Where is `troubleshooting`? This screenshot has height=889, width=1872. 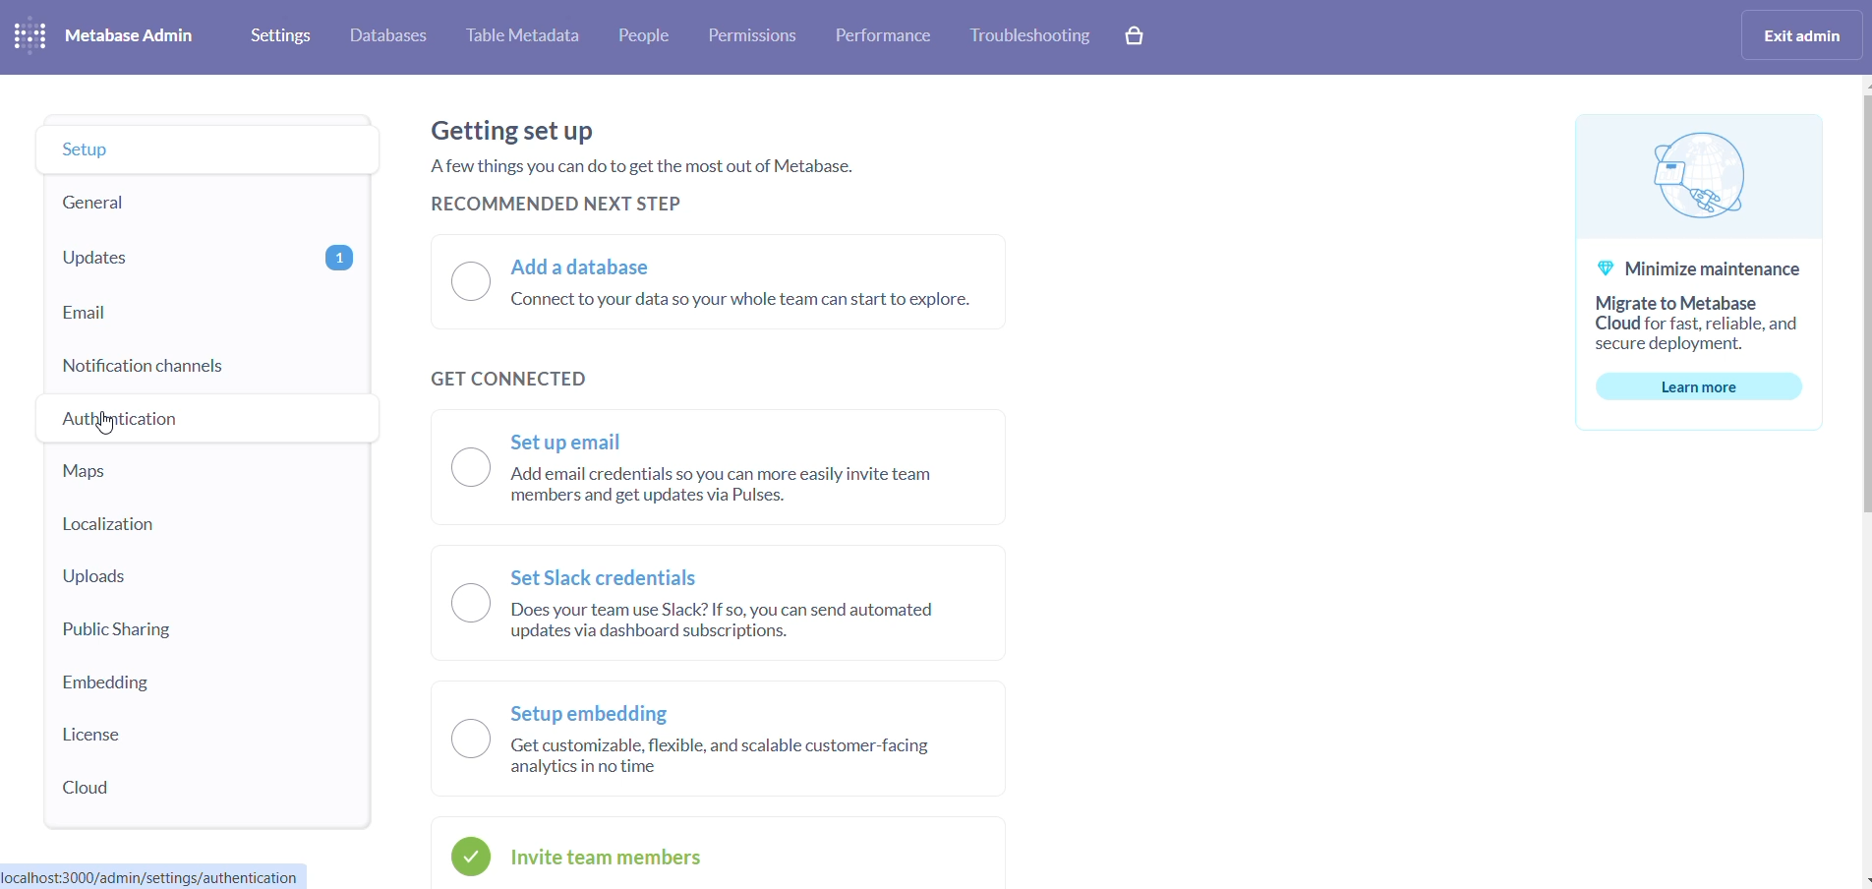 troubleshooting is located at coordinates (1033, 35).